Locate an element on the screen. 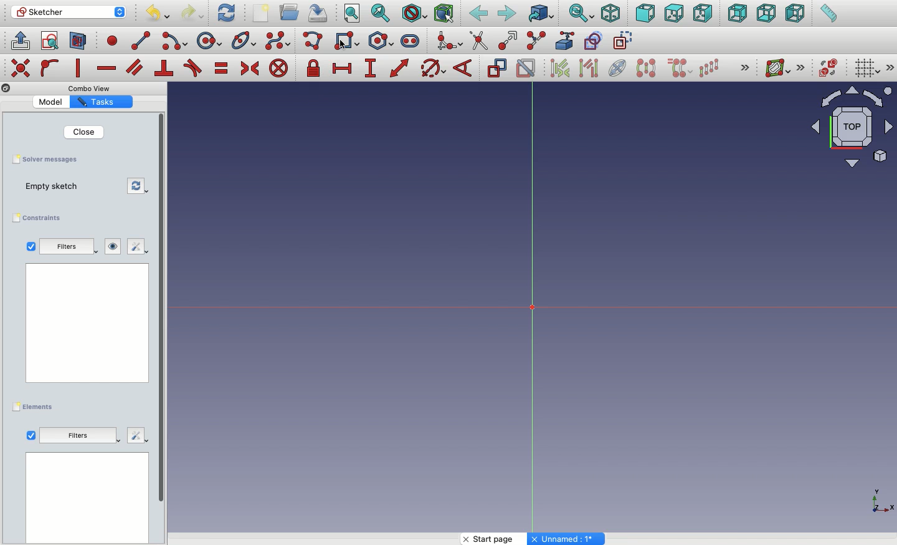  constrain coincident is located at coordinates (22, 68).